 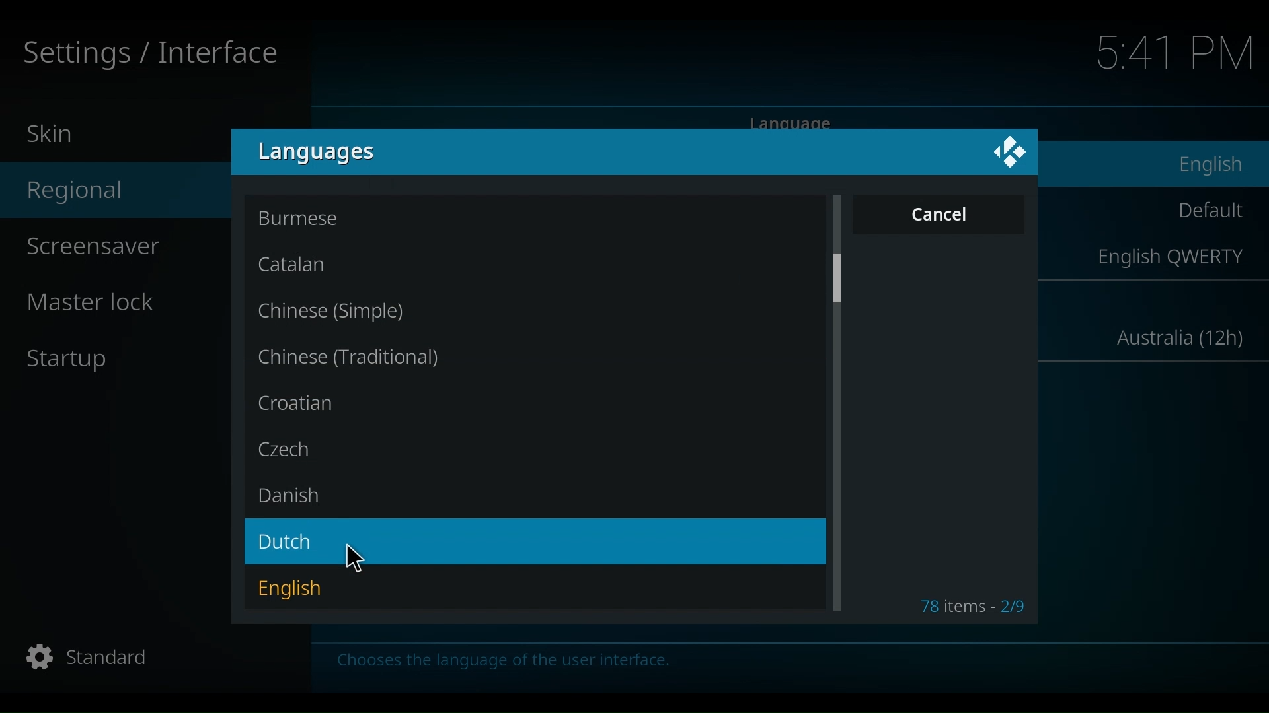 What do you see at coordinates (835, 277) in the screenshot?
I see `Vertical scroll bar` at bounding box center [835, 277].